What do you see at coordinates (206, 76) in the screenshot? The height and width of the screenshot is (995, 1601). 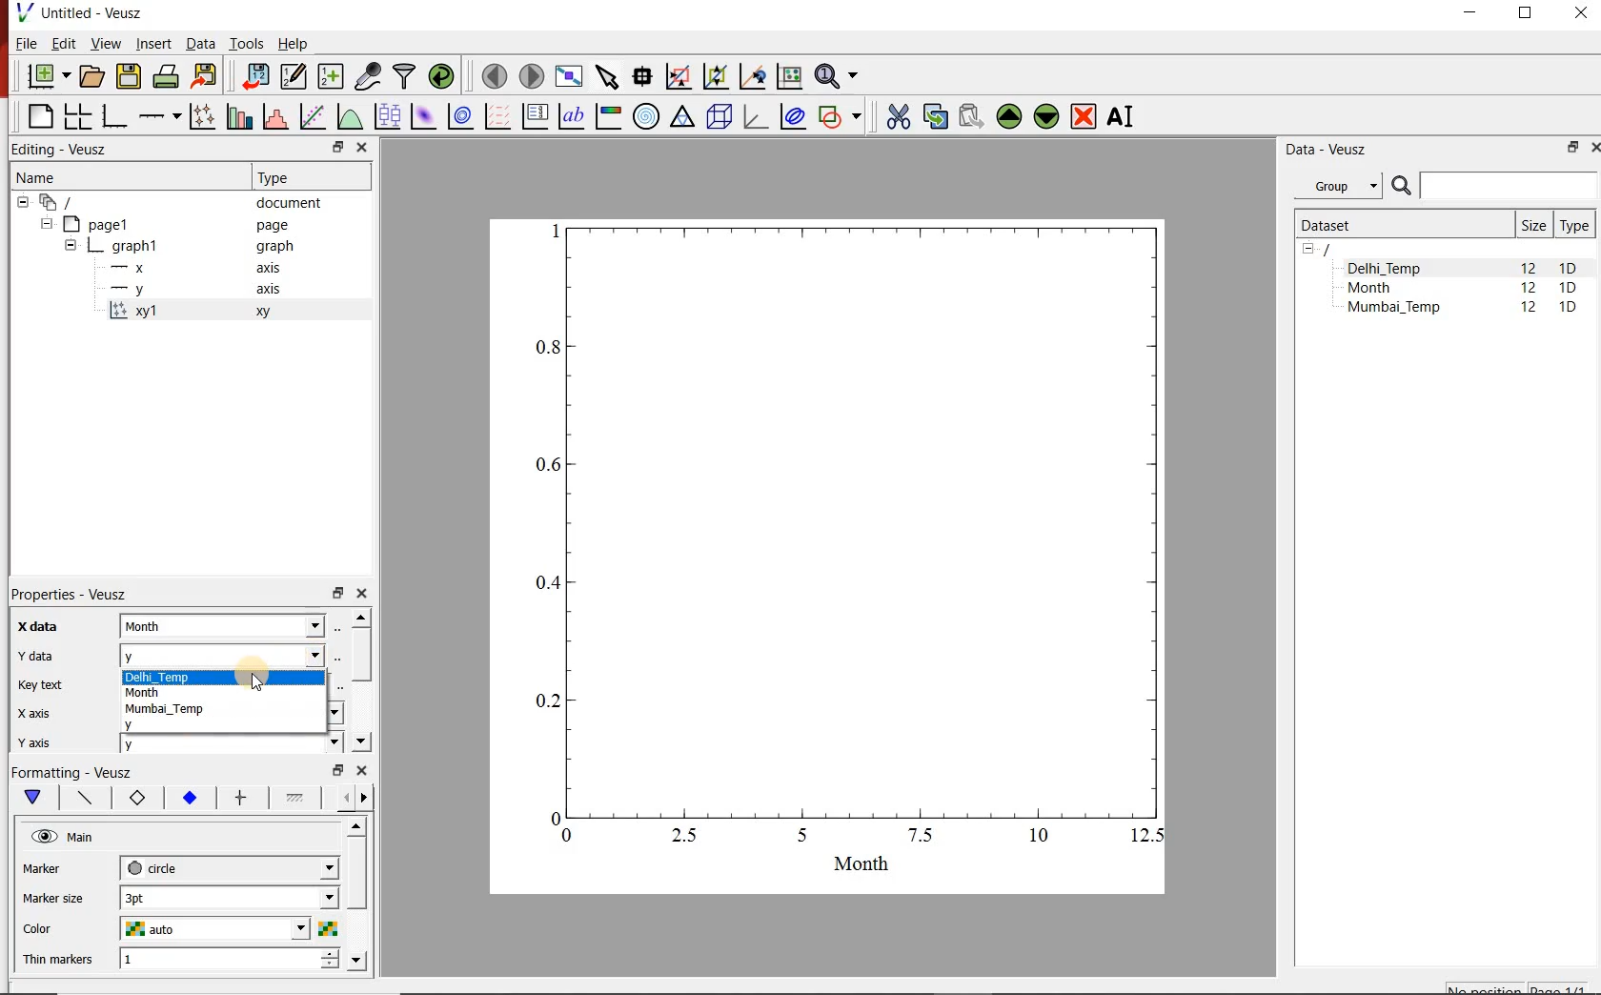 I see `export to graphics format` at bounding box center [206, 76].